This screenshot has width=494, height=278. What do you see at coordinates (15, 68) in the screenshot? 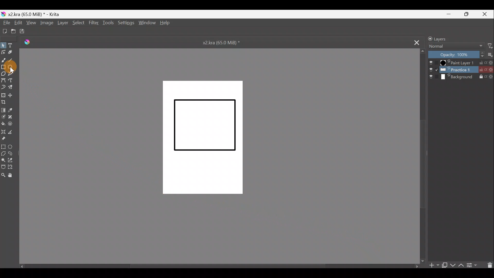
I see `Cursor` at bounding box center [15, 68].